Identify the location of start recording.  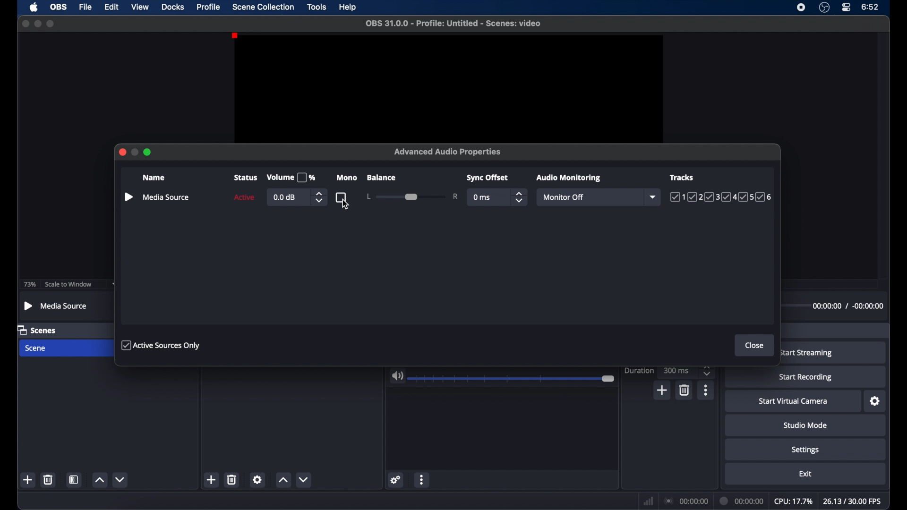
(806, 377).